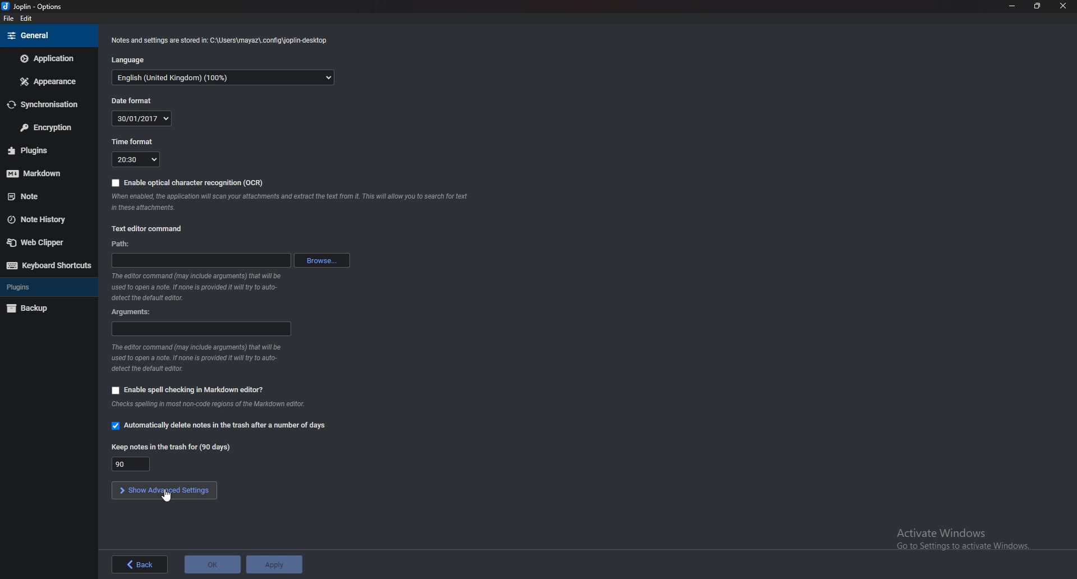 This screenshot has width=1077, height=579. I want to click on back, so click(140, 564).